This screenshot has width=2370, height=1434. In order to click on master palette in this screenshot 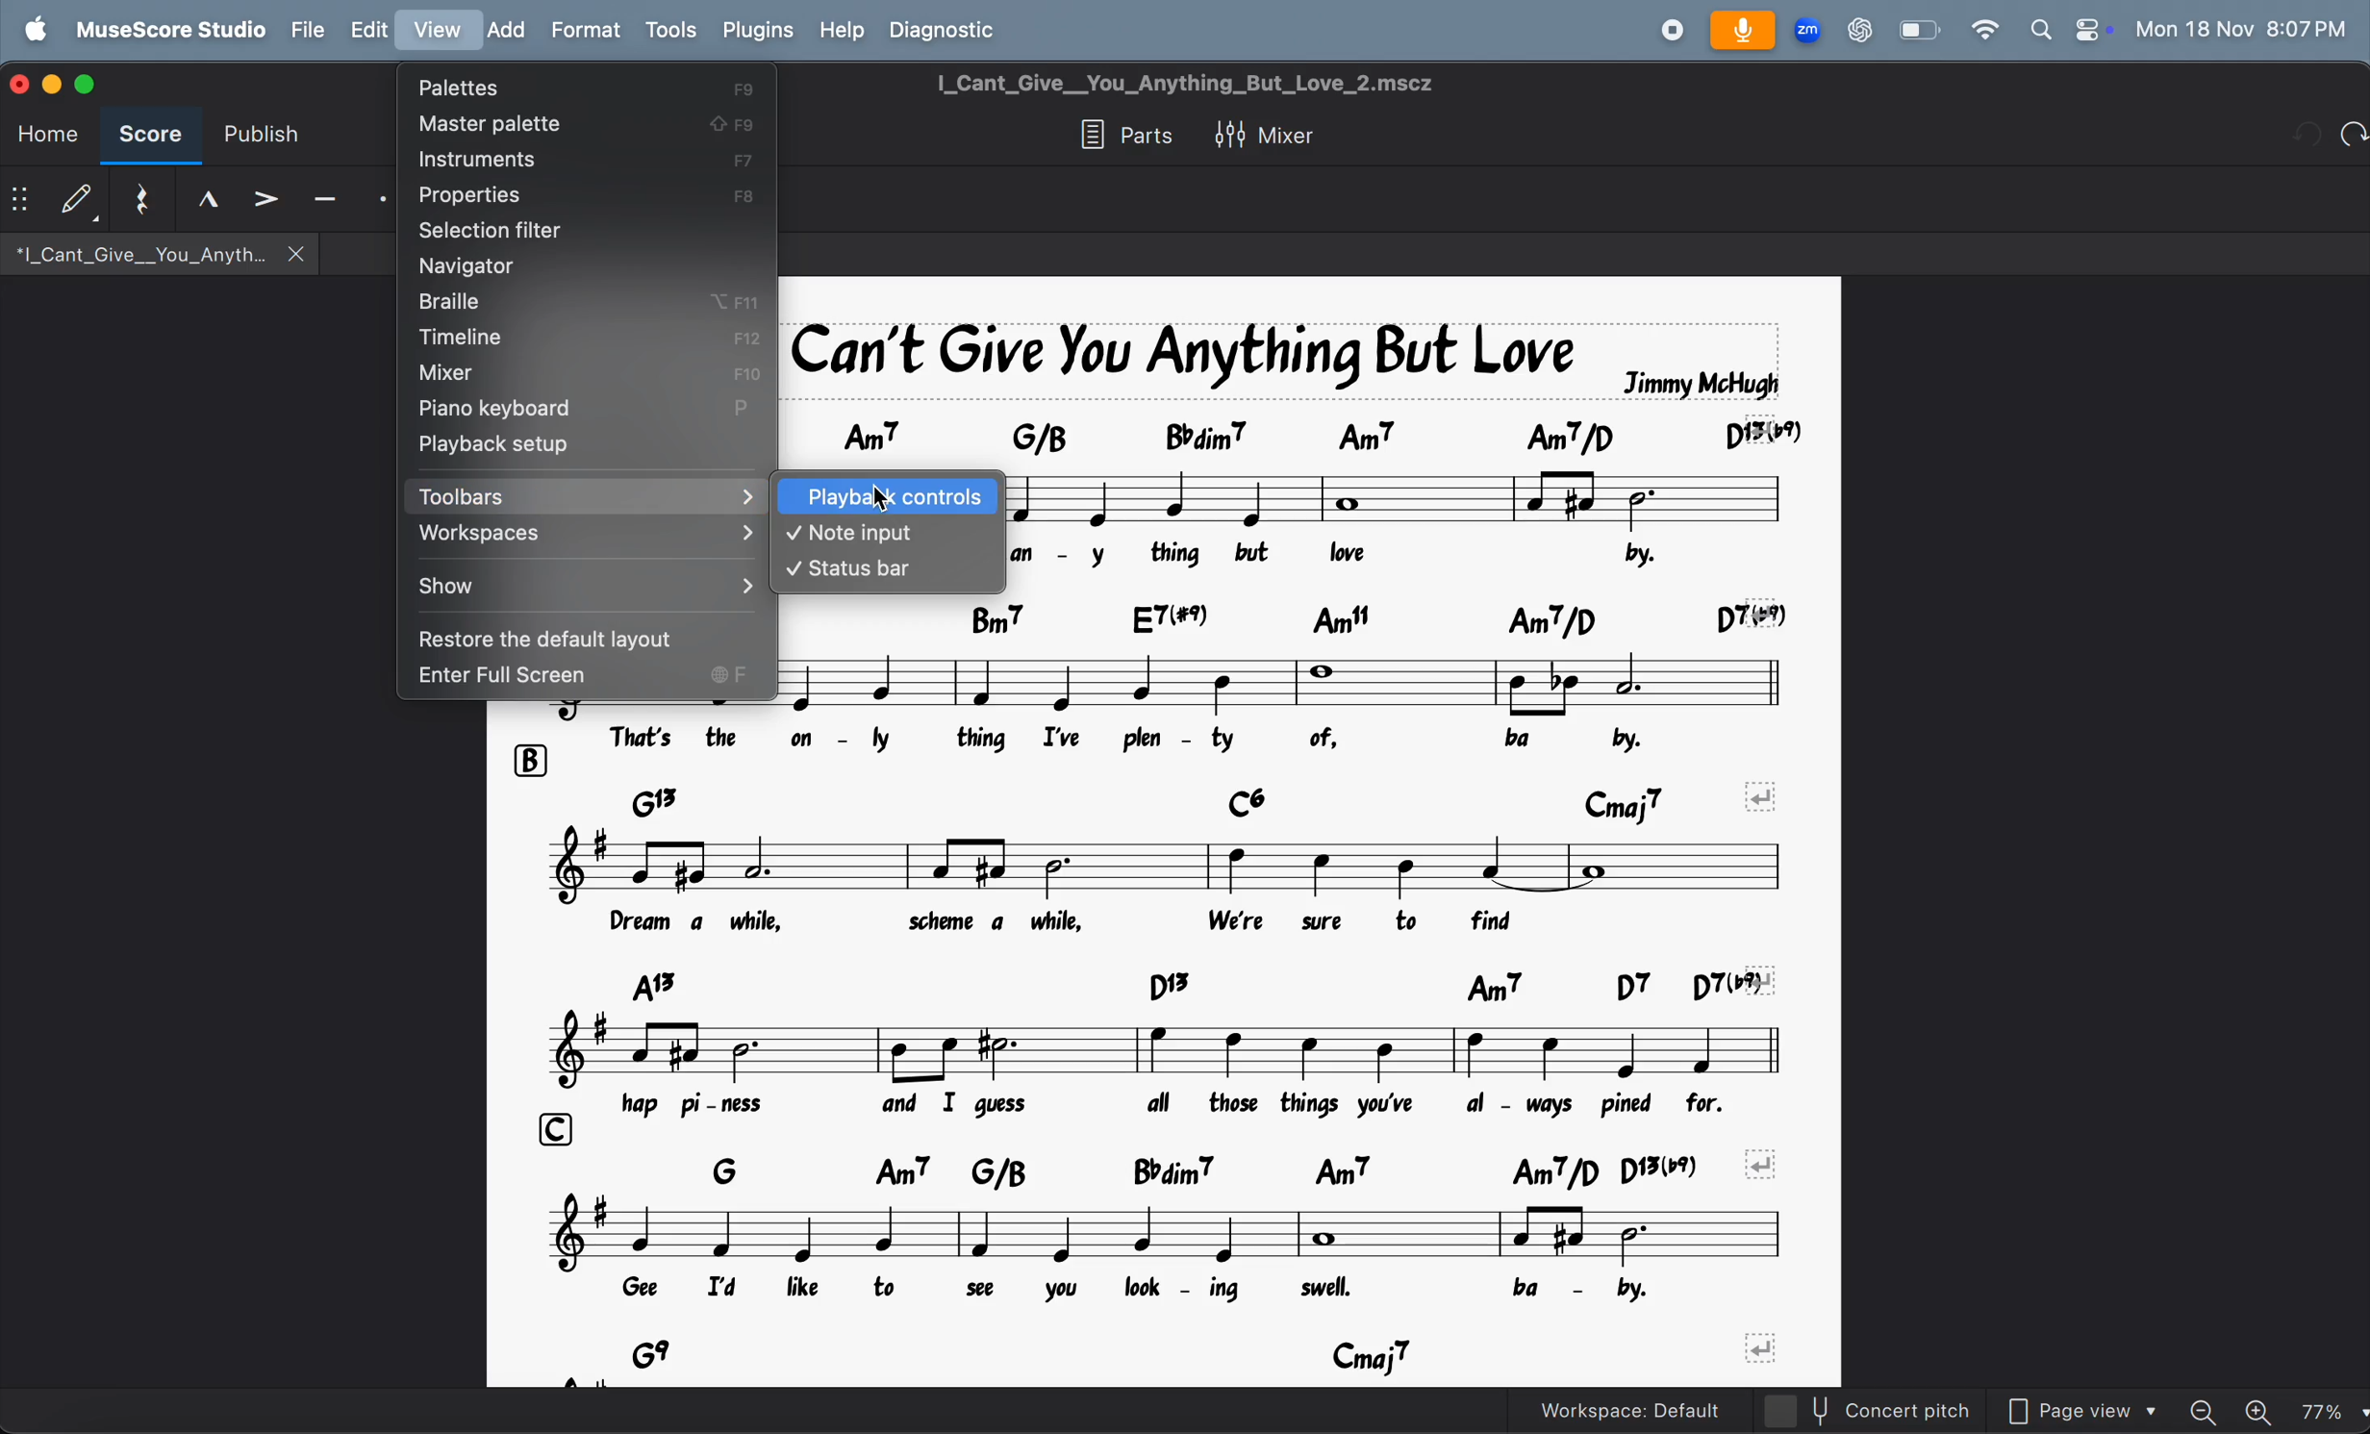, I will do `click(590, 125)`.